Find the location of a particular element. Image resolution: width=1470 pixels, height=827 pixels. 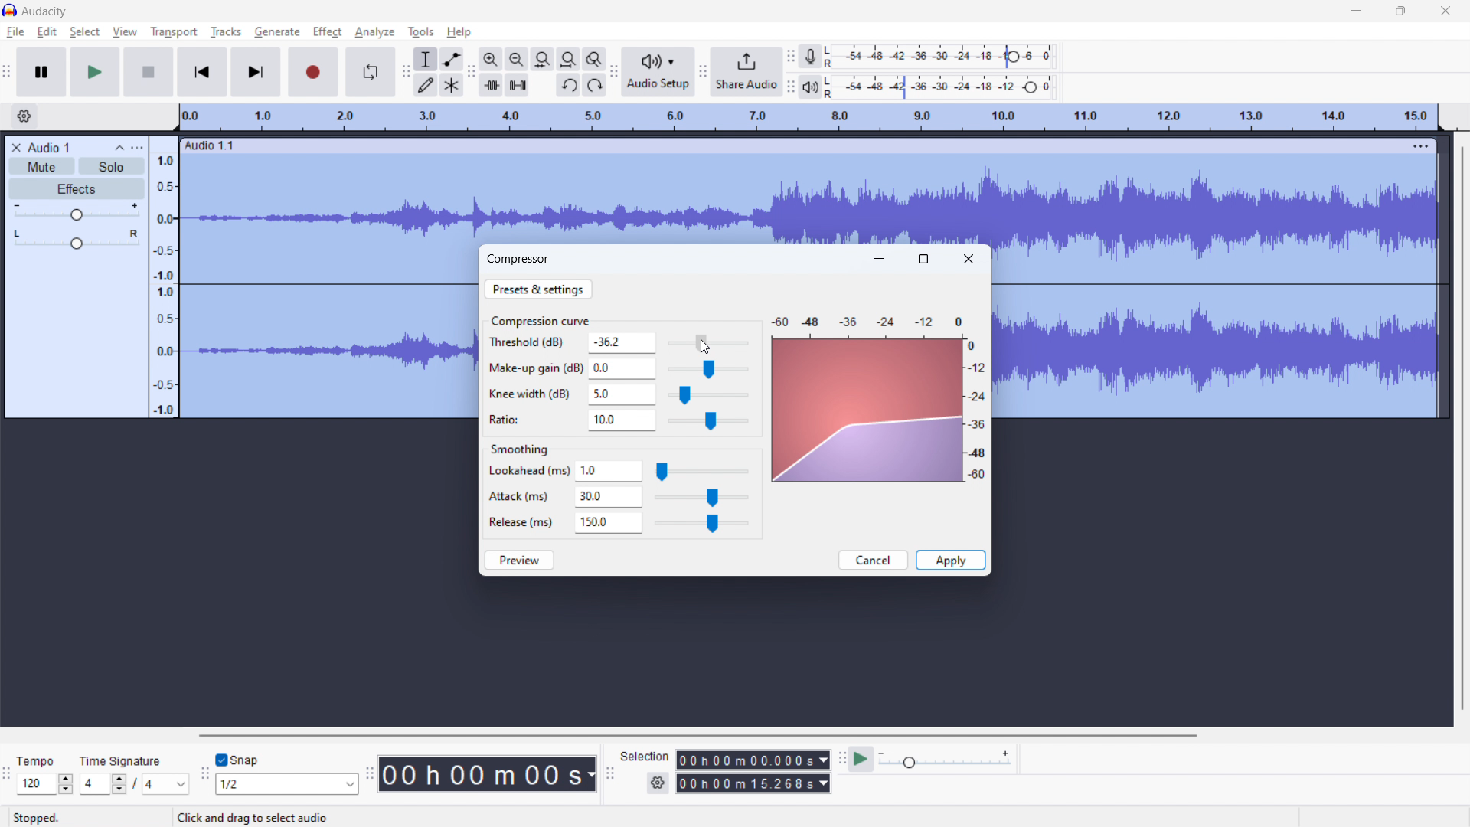

hold to move is located at coordinates (796, 145).